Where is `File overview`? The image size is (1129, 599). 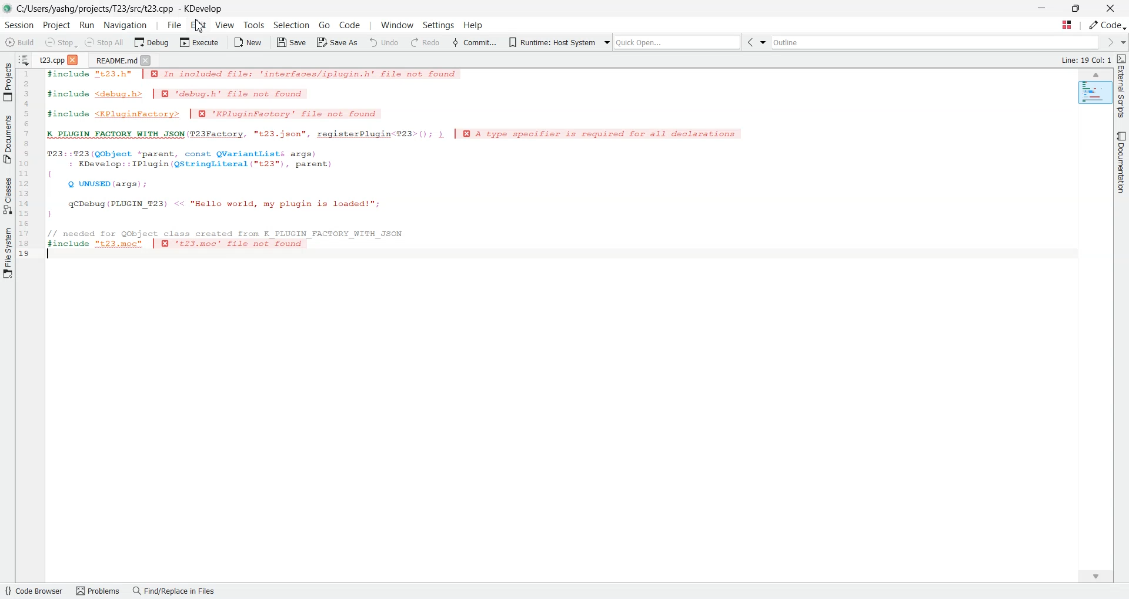 File overview is located at coordinates (1093, 93).